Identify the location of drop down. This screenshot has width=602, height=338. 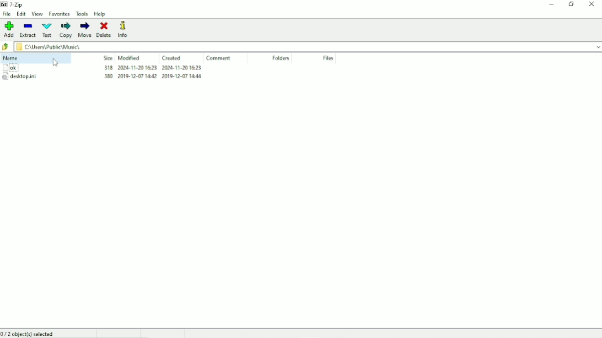
(595, 46).